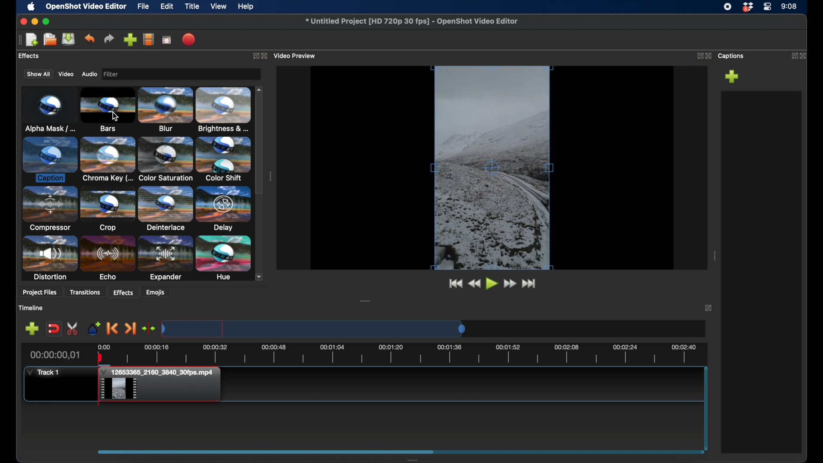 The height and width of the screenshot is (463, 823). What do you see at coordinates (108, 160) in the screenshot?
I see `chroma key` at bounding box center [108, 160].